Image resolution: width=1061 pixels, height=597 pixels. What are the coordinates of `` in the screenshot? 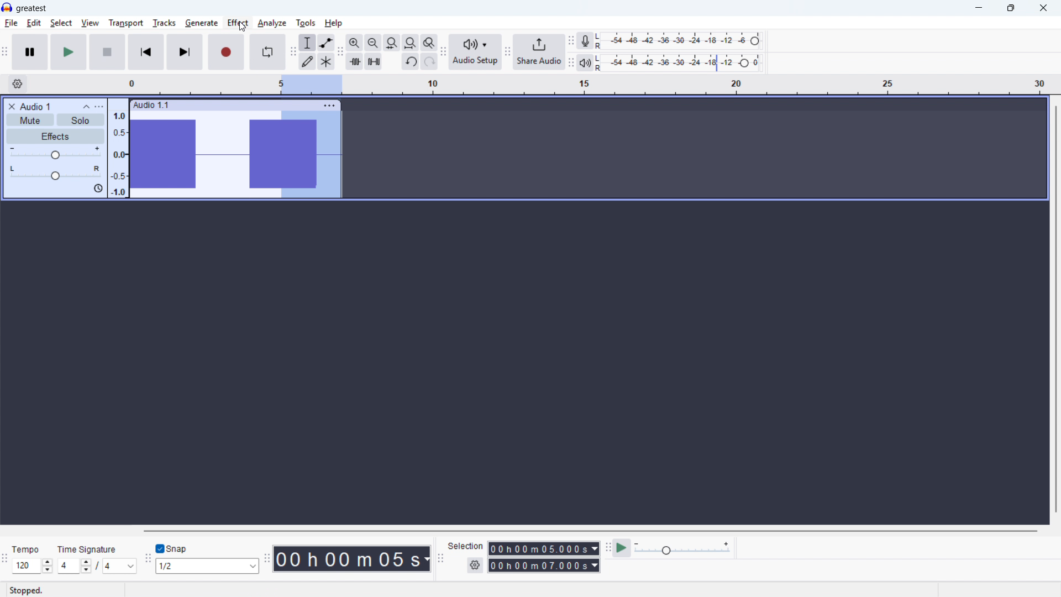 It's located at (237, 530).